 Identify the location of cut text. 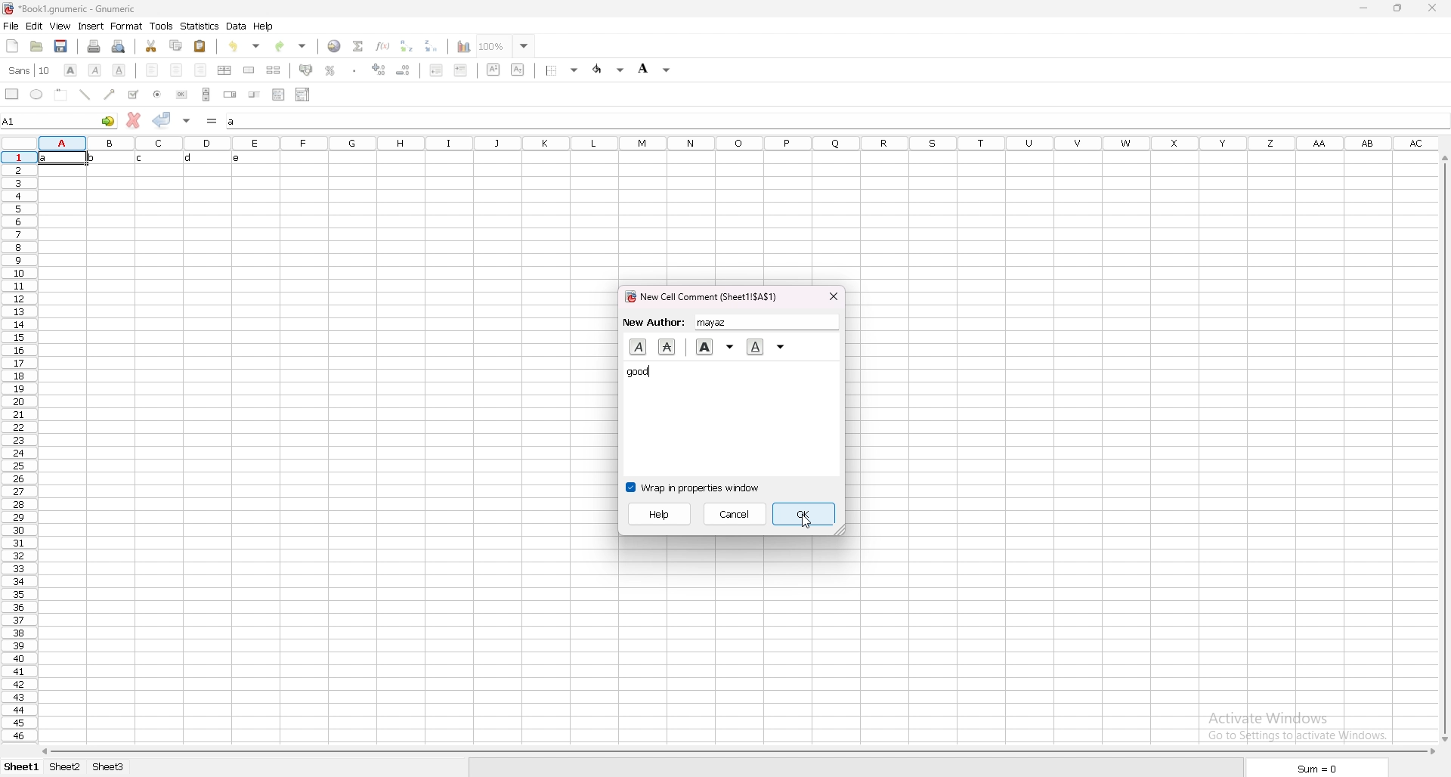
(667, 346).